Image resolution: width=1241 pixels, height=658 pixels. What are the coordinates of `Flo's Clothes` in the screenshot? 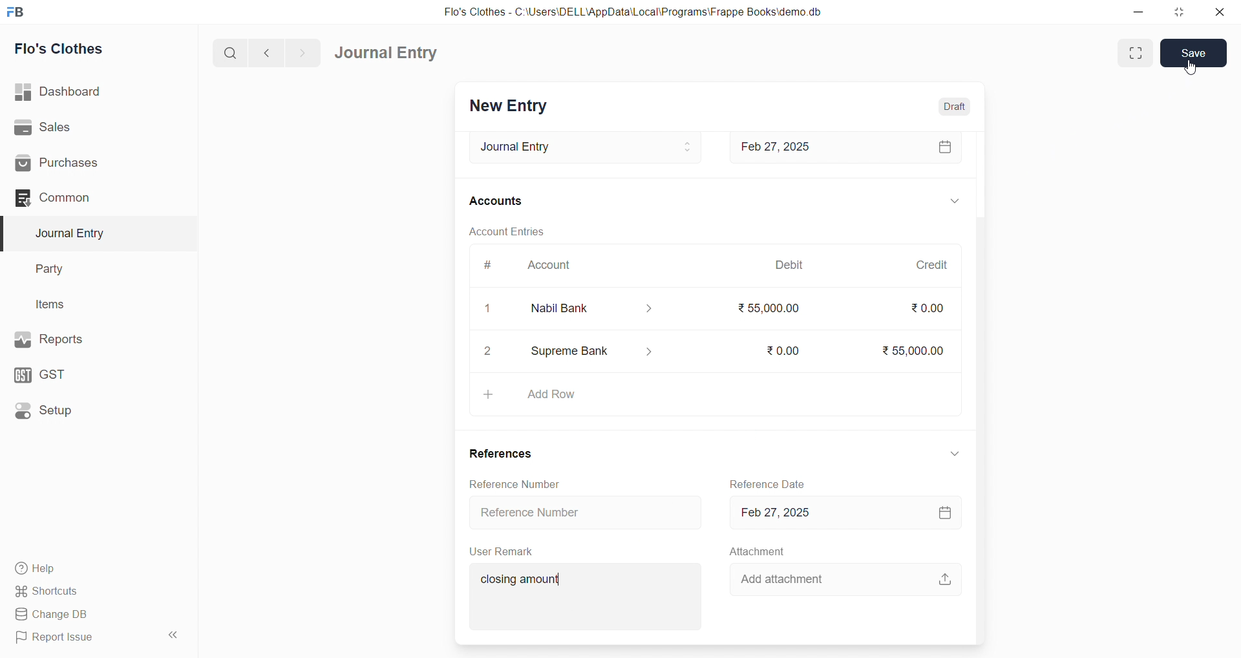 It's located at (66, 48).